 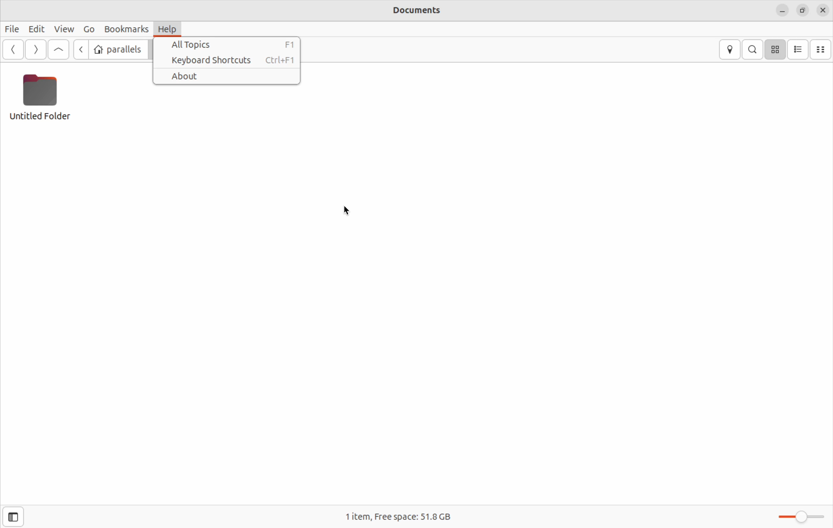 I want to click on back ward, so click(x=80, y=51).